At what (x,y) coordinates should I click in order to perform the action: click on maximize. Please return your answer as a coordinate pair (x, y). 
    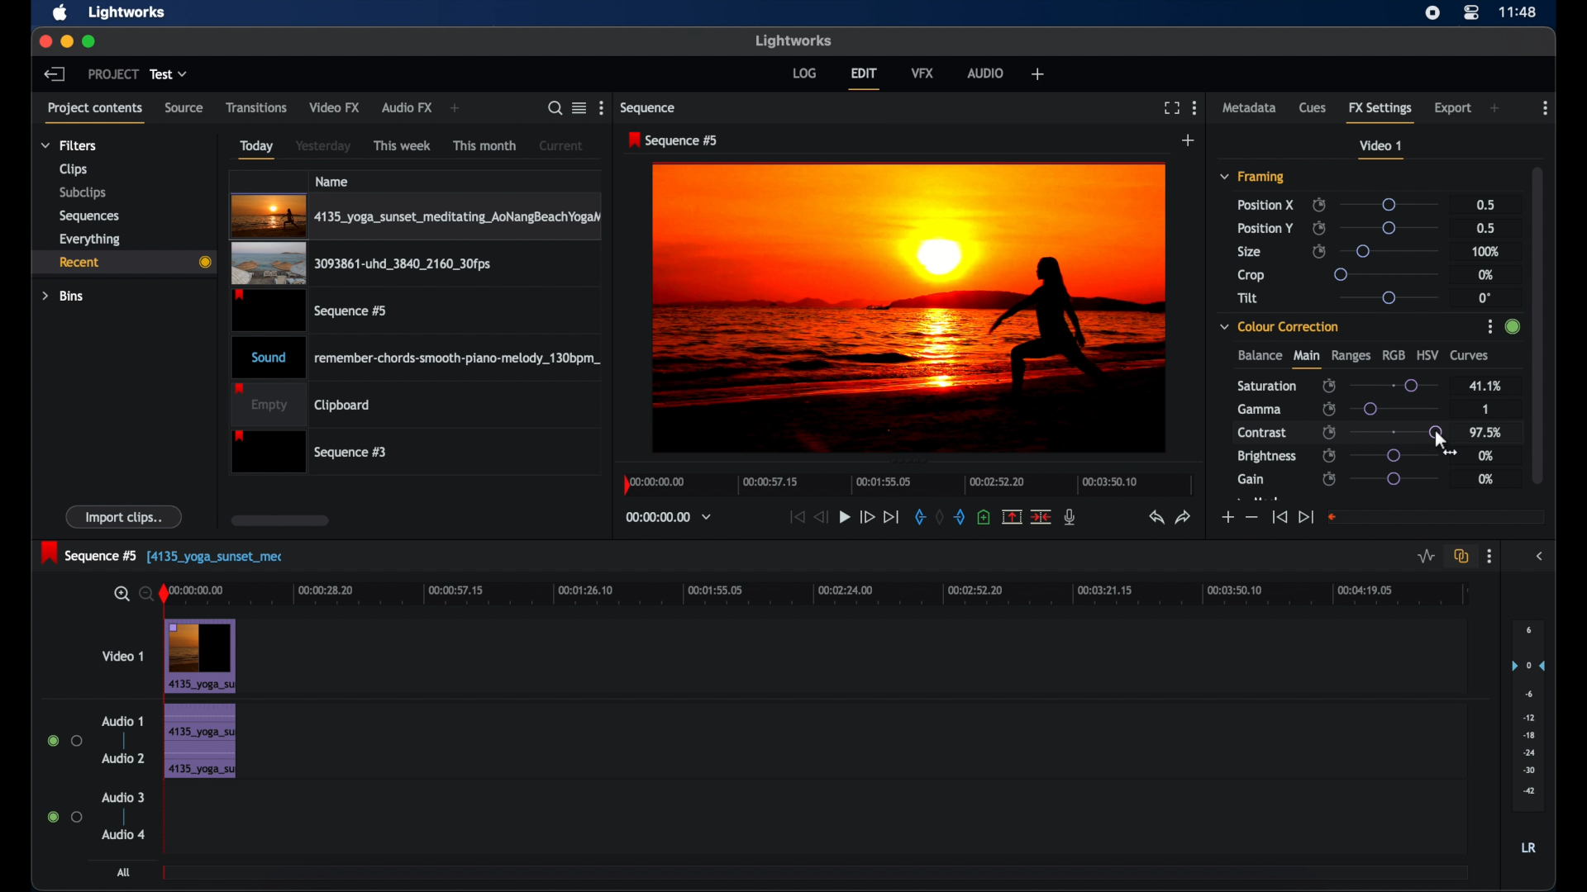
    Looking at the image, I should click on (89, 41).